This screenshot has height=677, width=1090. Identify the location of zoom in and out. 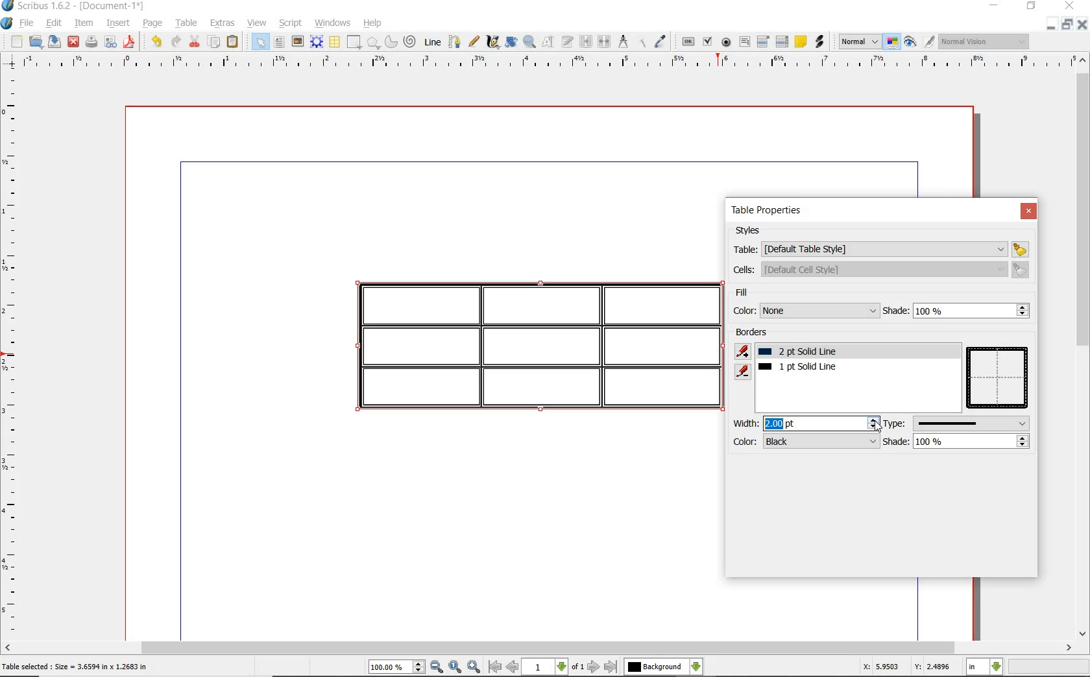
(530, 42).